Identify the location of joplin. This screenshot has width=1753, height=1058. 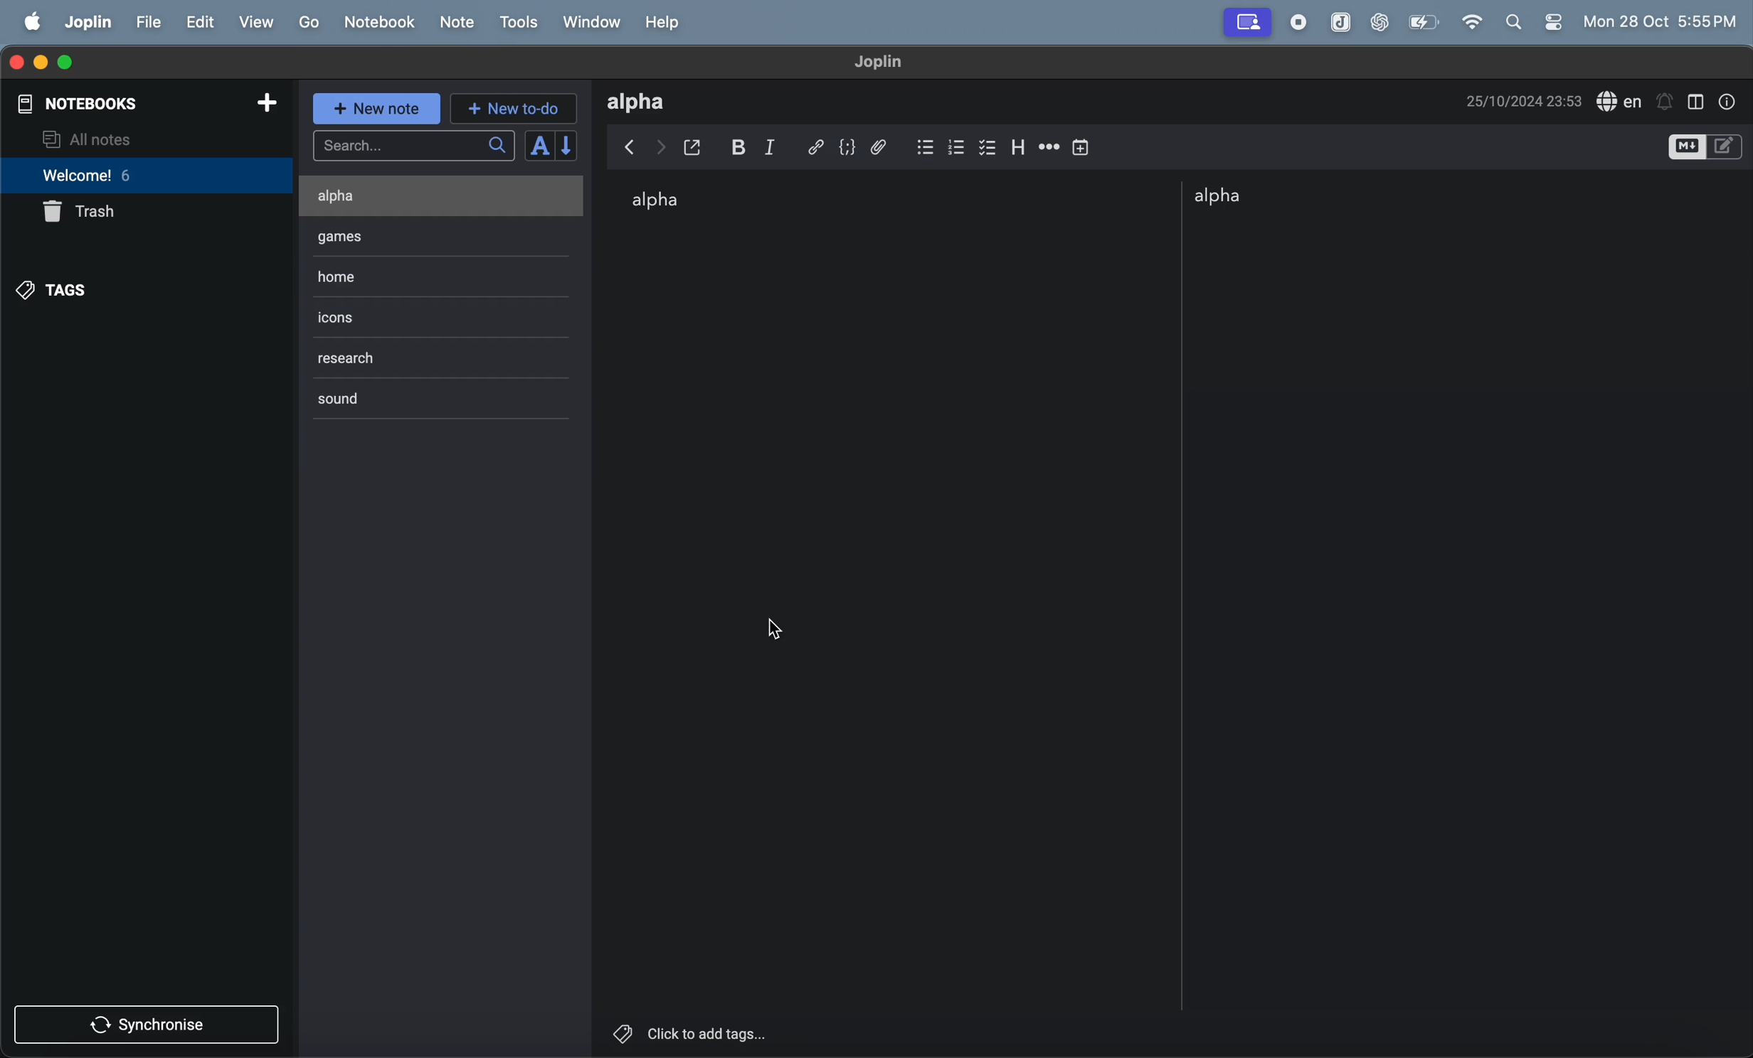
(86, 24).